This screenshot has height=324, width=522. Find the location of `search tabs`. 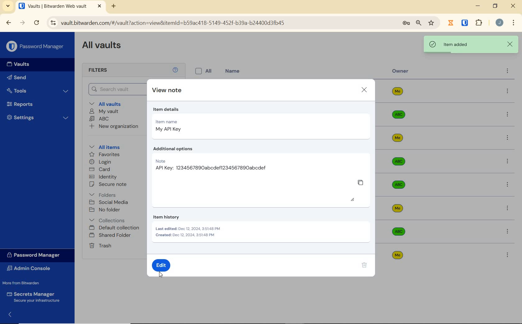

search tabs is located at coordinates (8, 6).